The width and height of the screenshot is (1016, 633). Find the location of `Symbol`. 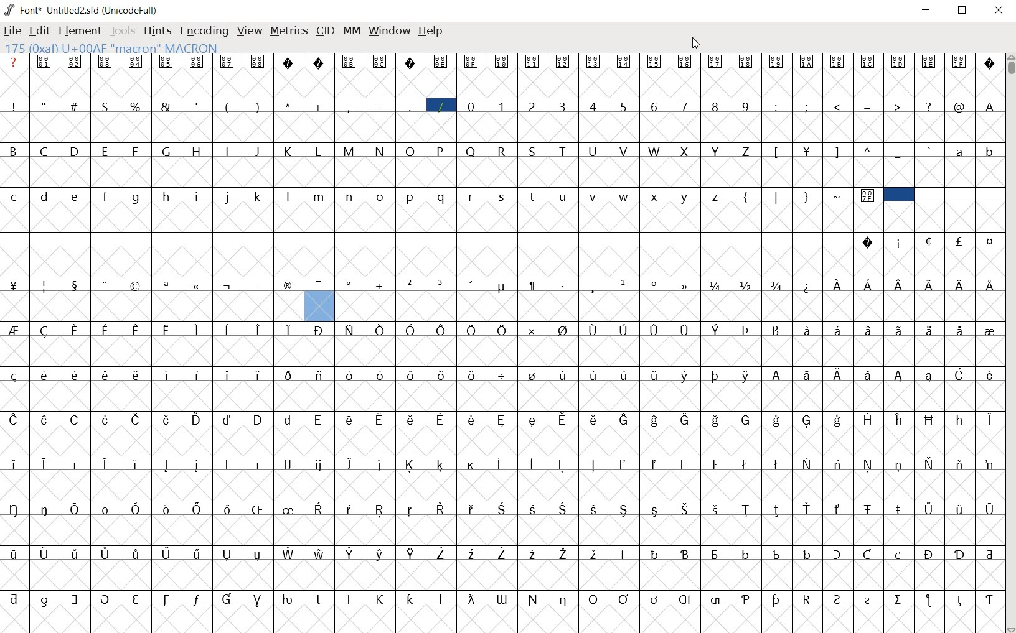

Symbol is located at coordinates (138, 419).